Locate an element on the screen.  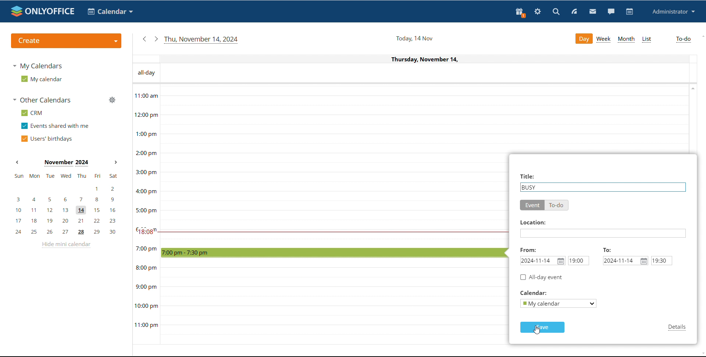
select application is located at coordinates (110, 12).